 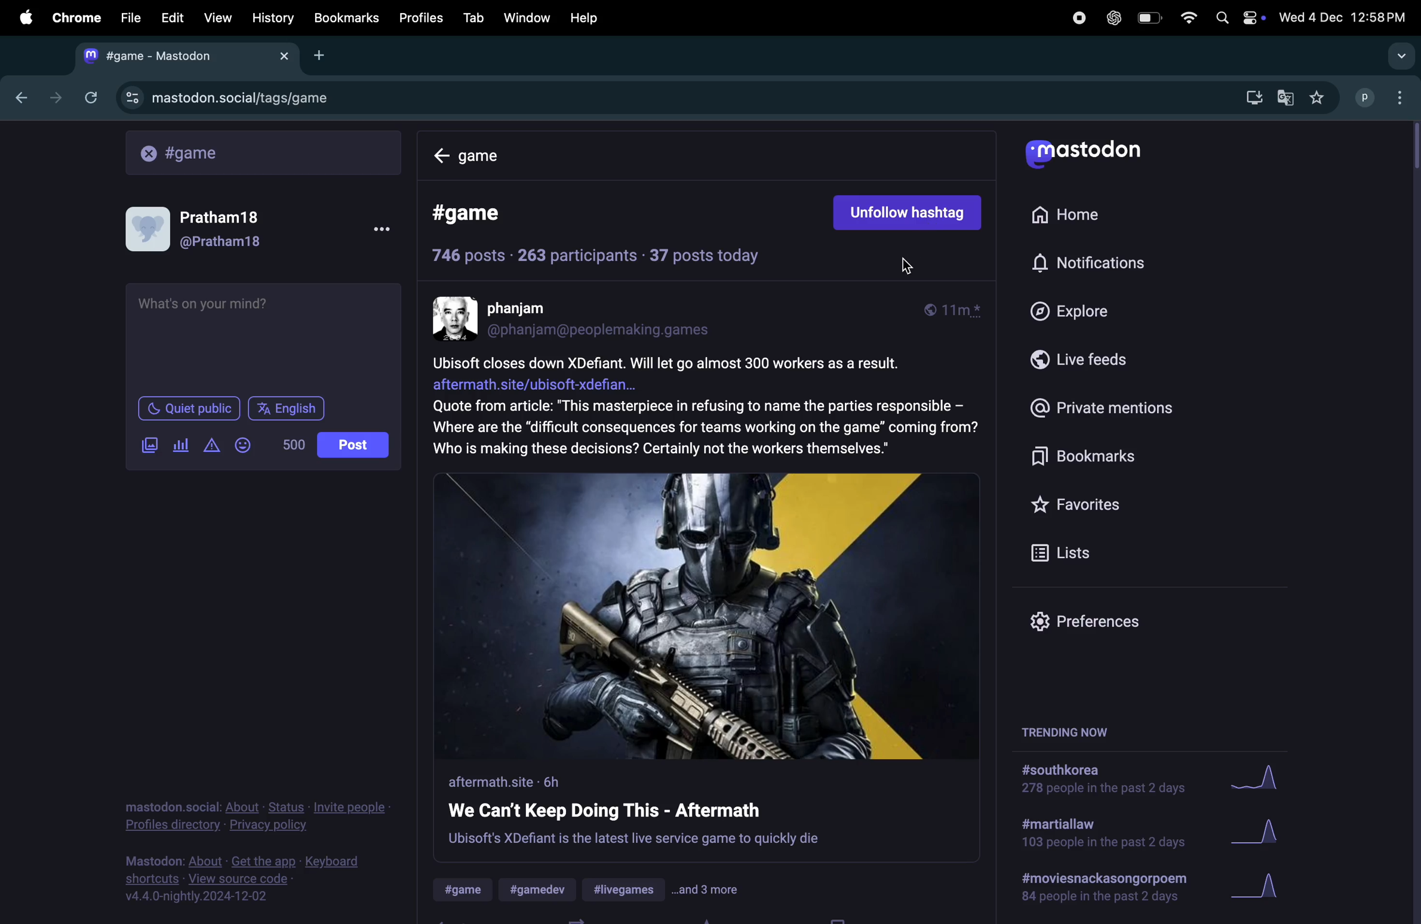 What do you see at coordinates (1085, 504) in the screenshot?
I see `Favourites` at bounding box center [1085, 504].